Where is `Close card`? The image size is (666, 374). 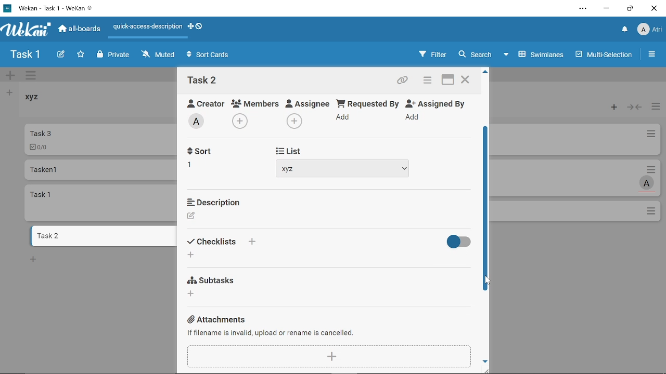 Close card is located at coordinates (466, 81).